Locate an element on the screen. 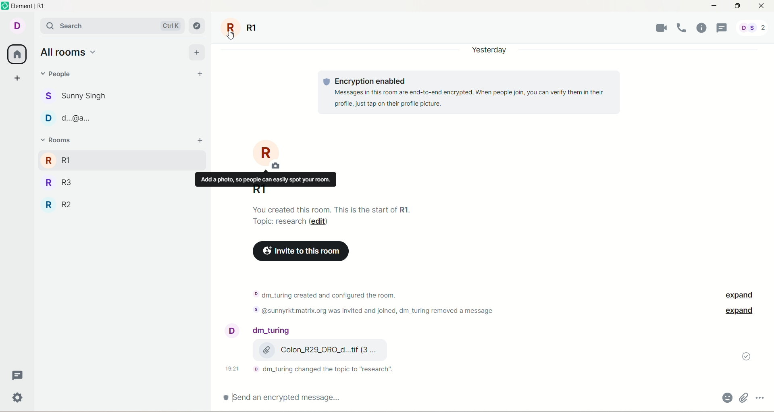  search is located at coordinates (112, 25).